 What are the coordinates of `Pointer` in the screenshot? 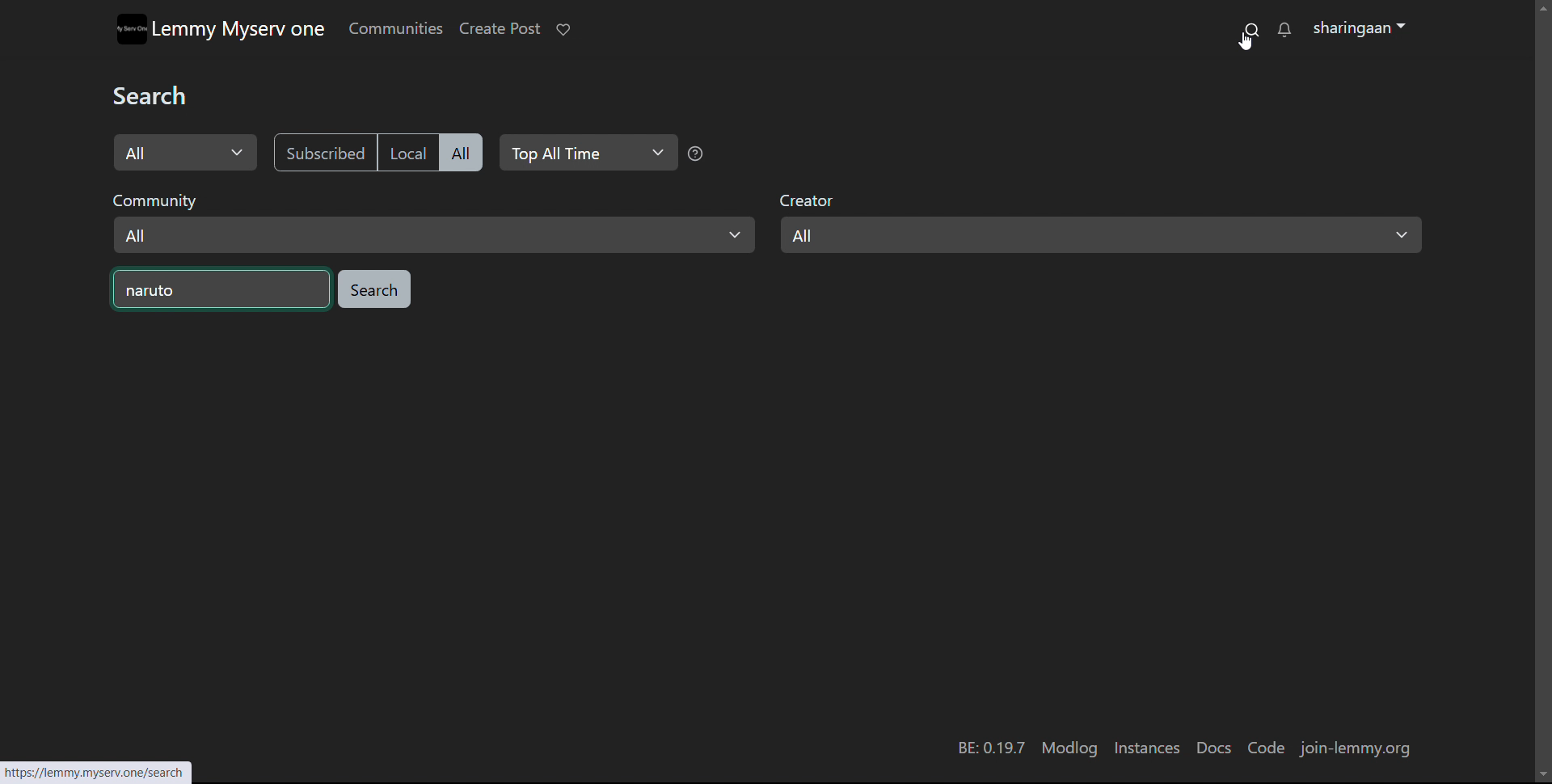 It's located at (1244, 44).